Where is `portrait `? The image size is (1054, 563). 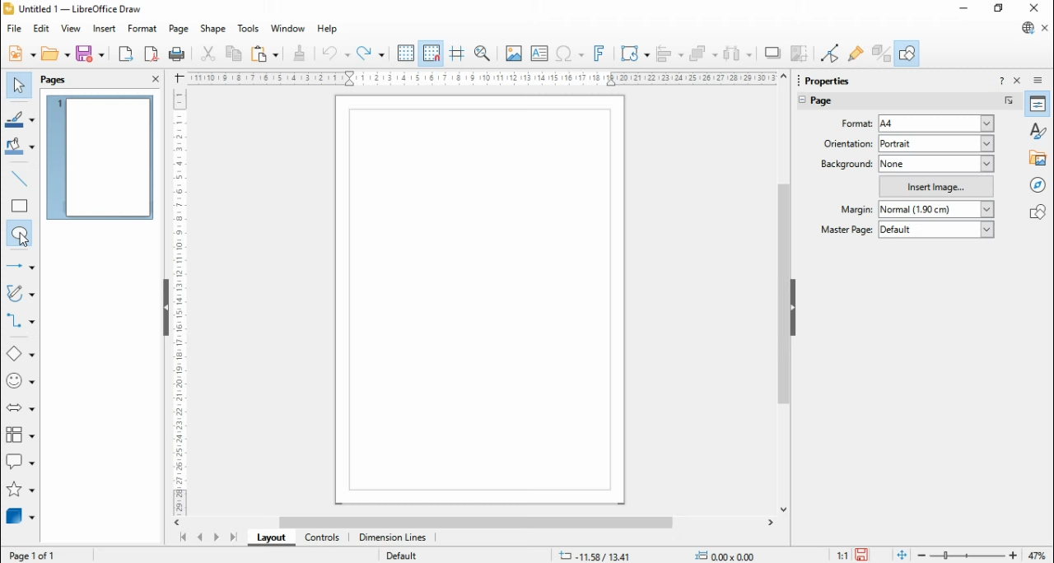 portrait  is located at coordinates (937, 143).